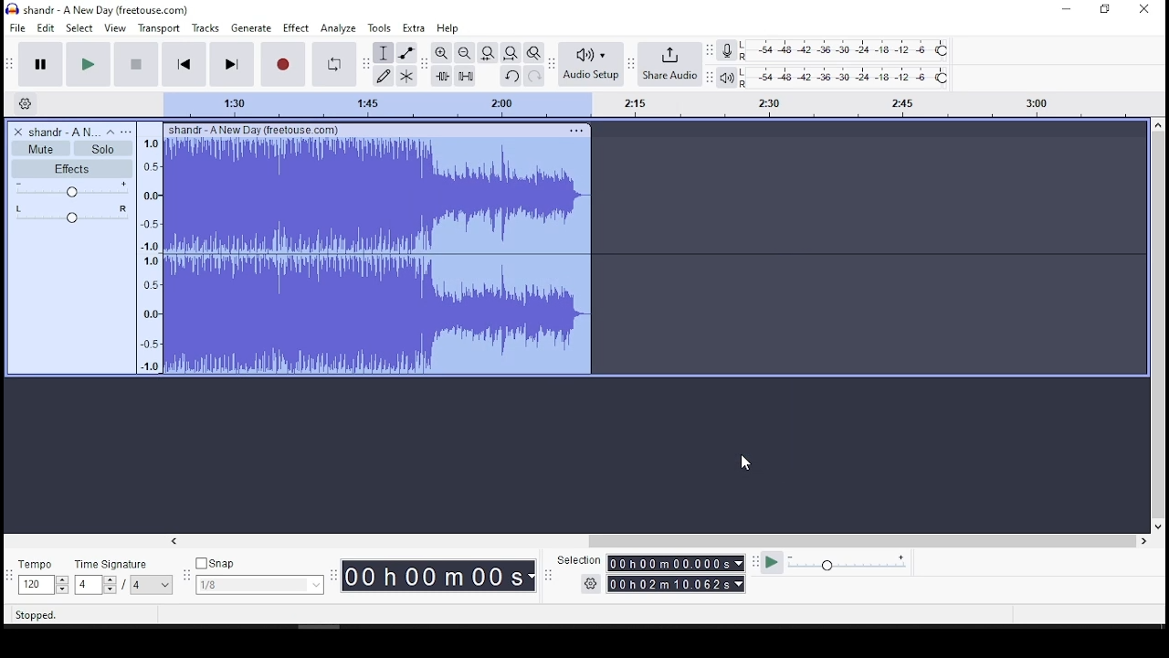  What do you see at coordinates (464, 52) in the screenshot?
I see `zoom in` at bounding box center [464, 52].